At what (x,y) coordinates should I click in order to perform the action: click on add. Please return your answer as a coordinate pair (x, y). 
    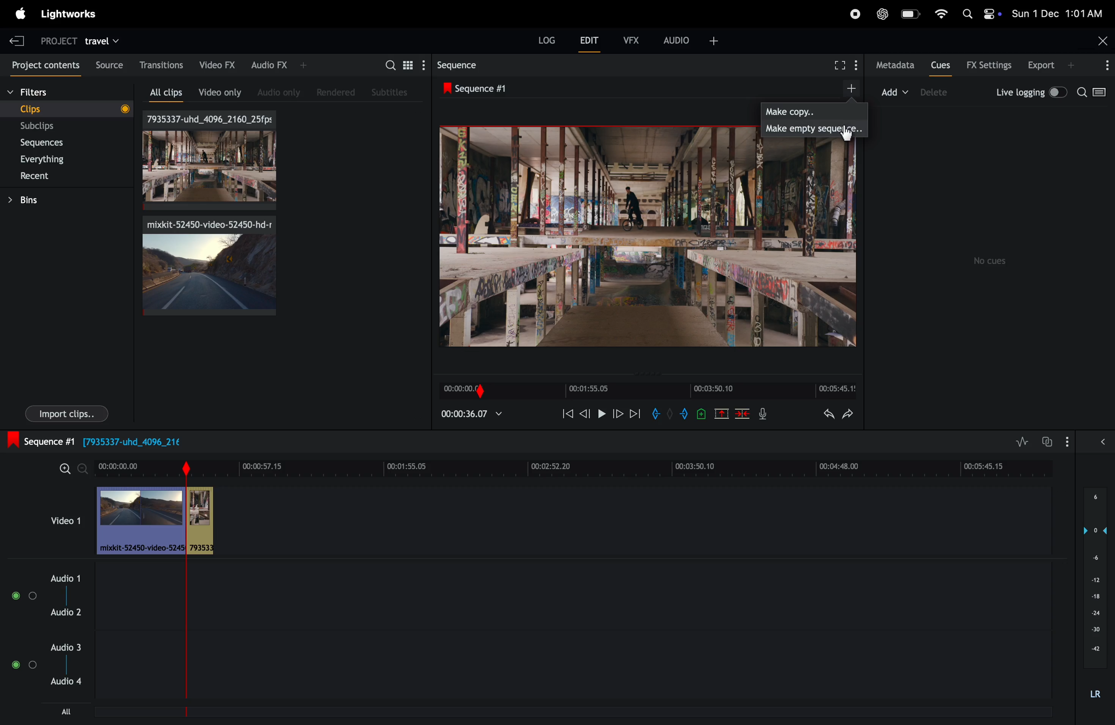
    Looking at the image, I should click on (895, 90).